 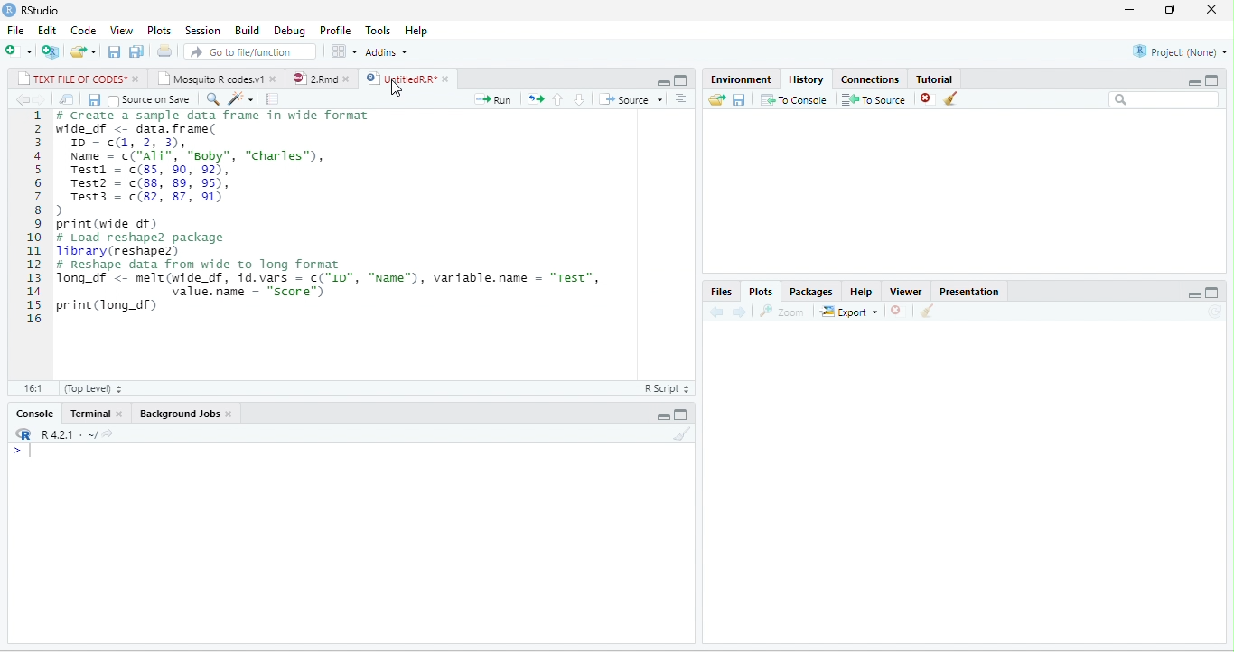 I want to click on refresh, so click(x=1215, y=312).